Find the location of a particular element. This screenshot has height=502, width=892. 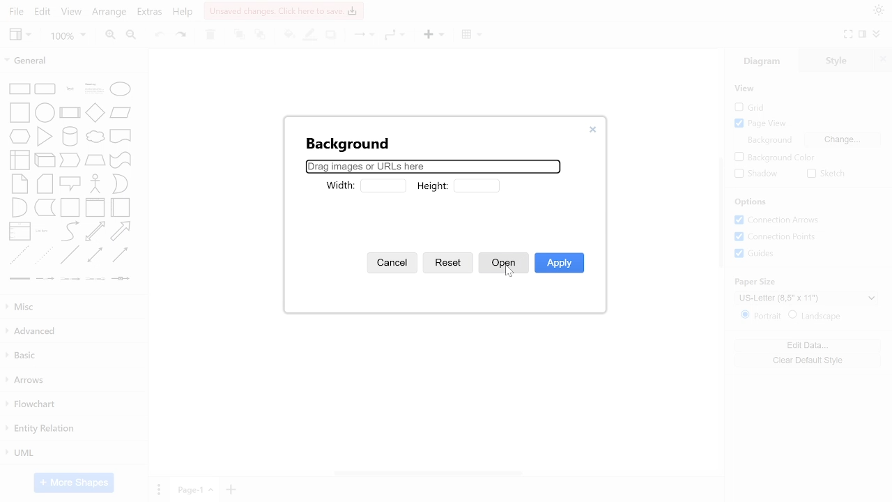

width range box is located at coordinates (383, 186).